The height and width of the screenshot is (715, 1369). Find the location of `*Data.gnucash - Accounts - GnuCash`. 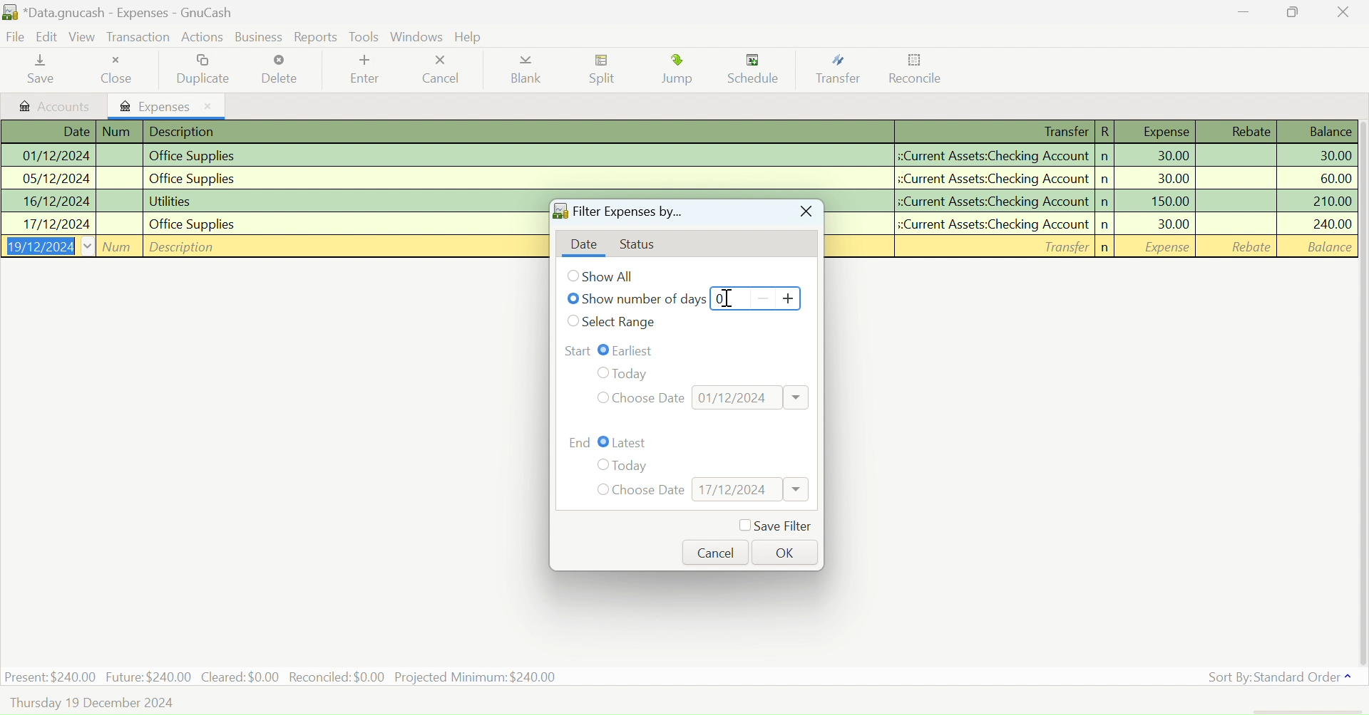

*Data.gnucash - Accounts - GnuCash is located at coordinates (121, 14).